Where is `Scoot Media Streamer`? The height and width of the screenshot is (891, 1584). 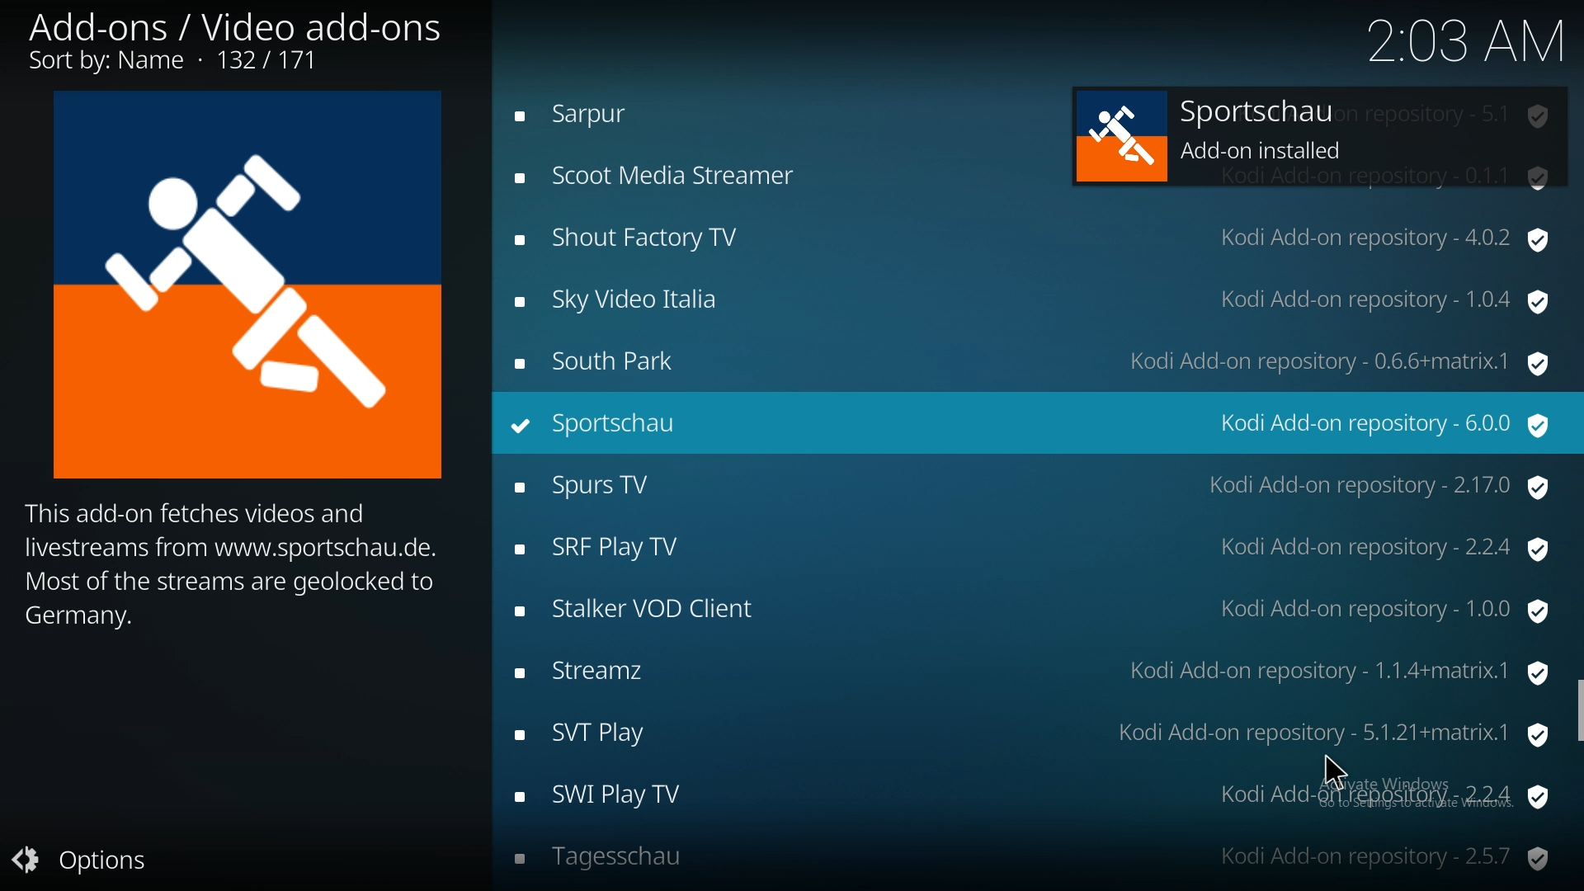 Scoot Media Streamer is located at coordinates (718, 178).